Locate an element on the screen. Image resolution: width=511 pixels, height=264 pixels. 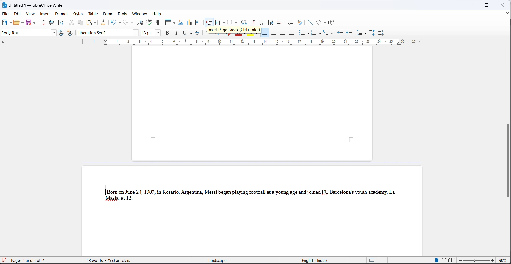
zoom percentage is located at coordinates (504, 260).